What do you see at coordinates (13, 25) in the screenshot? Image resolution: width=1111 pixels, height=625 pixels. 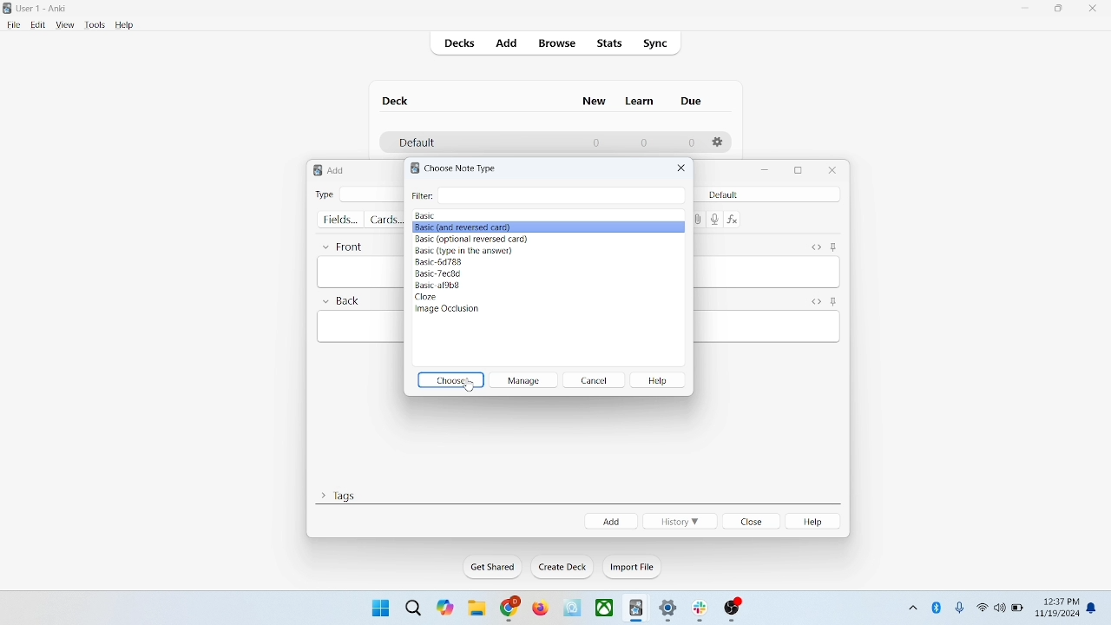 I see `file` at bounding box center [13, 25].